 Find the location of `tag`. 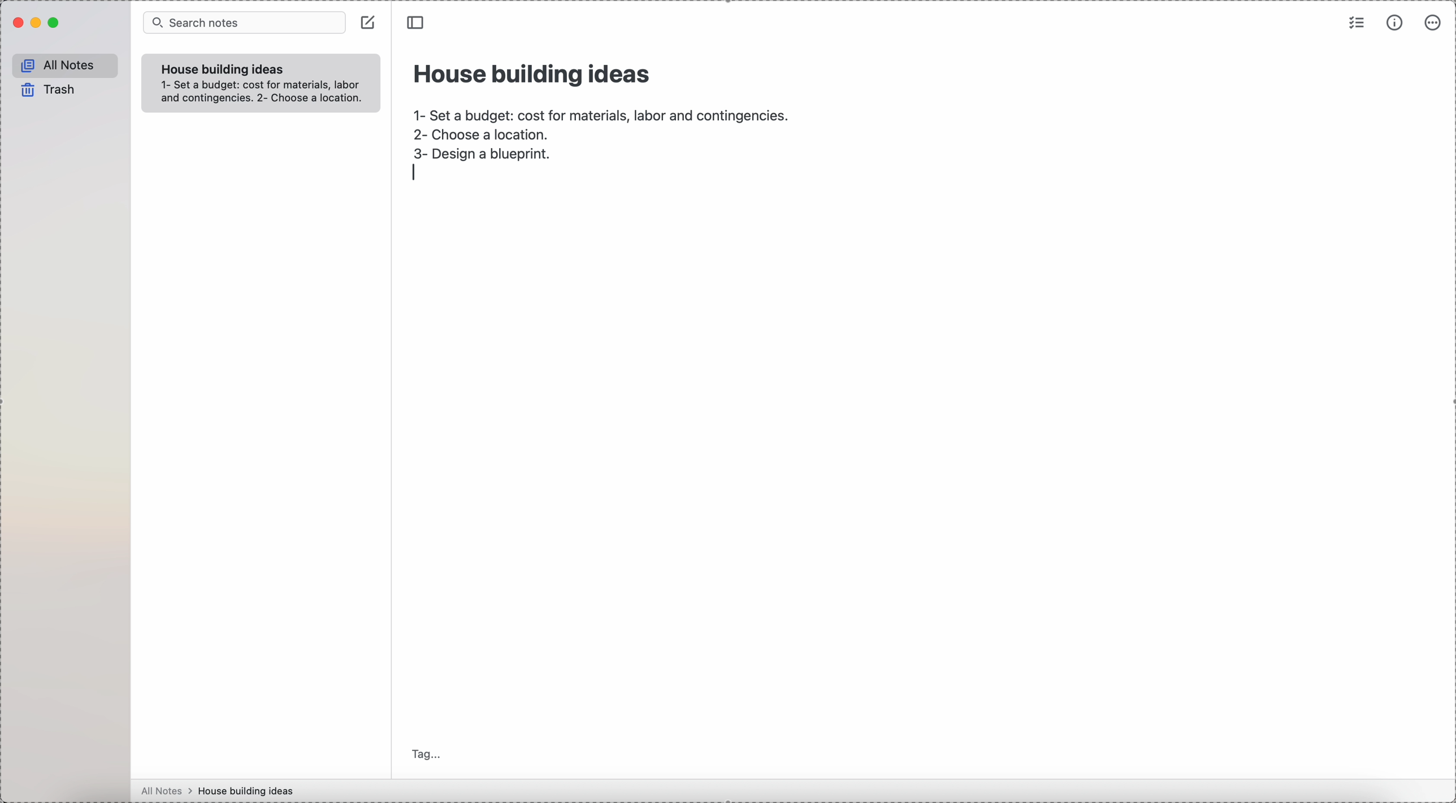

tag is located at coordinates (428, 753).